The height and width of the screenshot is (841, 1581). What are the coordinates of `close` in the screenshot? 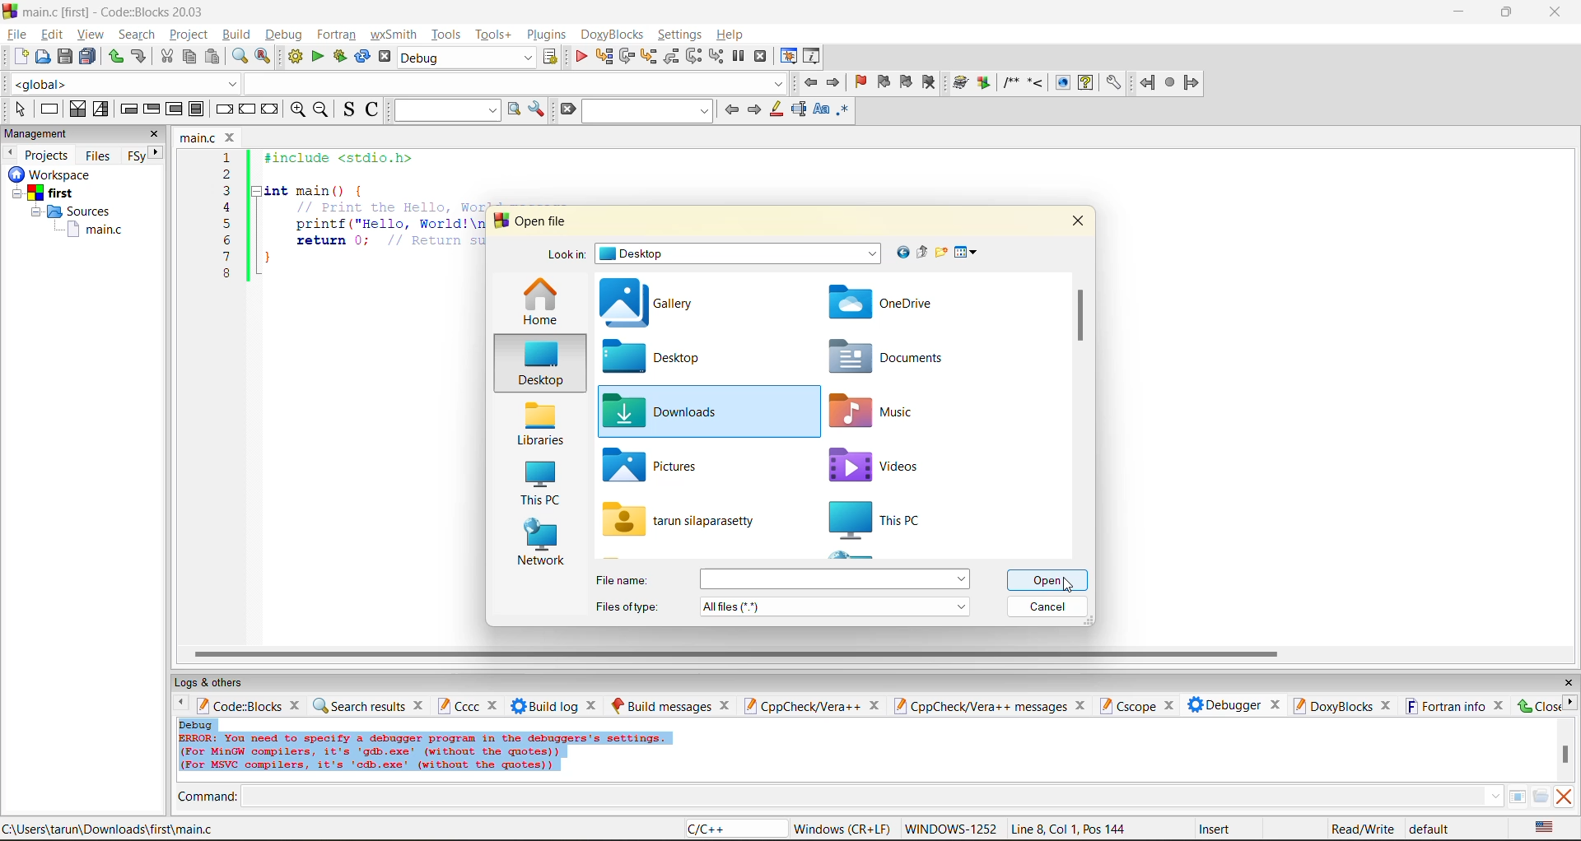 It's located at (725, 705).